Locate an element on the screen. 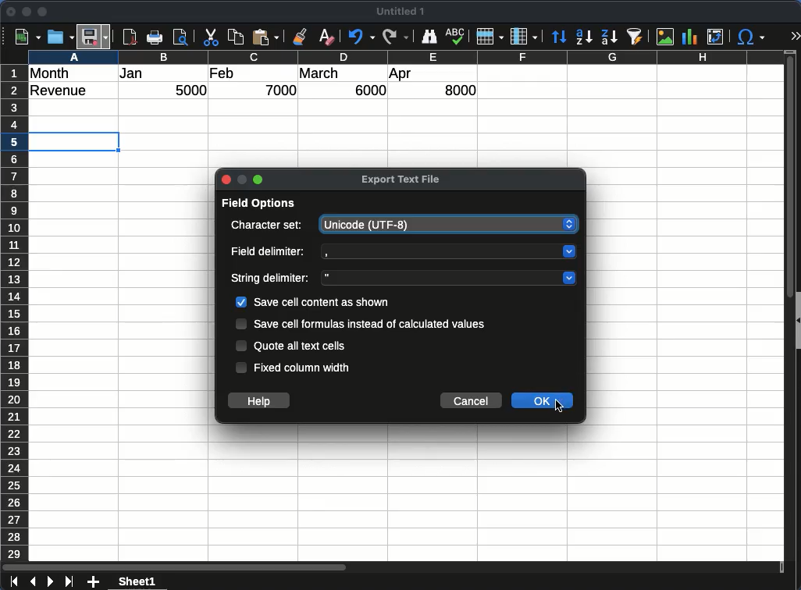 Image resolution: width=801 pixels, height=590 pixels. quote all text cells is located at coordinates (301, 347).